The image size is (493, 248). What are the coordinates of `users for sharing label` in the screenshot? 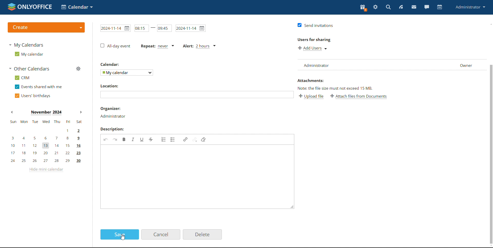 It's located at (316, 40).